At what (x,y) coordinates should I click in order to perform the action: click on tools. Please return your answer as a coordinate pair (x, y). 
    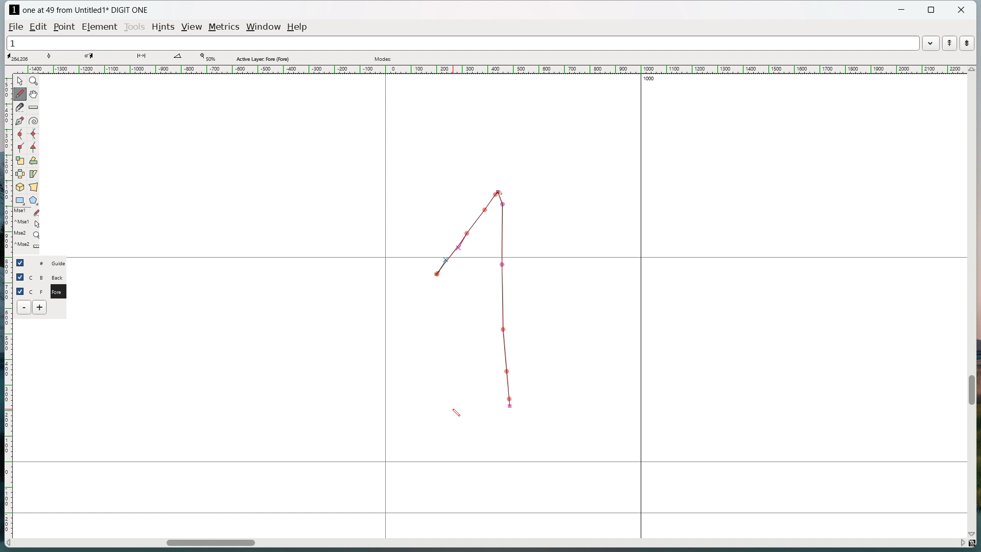
    Looking at the image, I should click on (134, 28).